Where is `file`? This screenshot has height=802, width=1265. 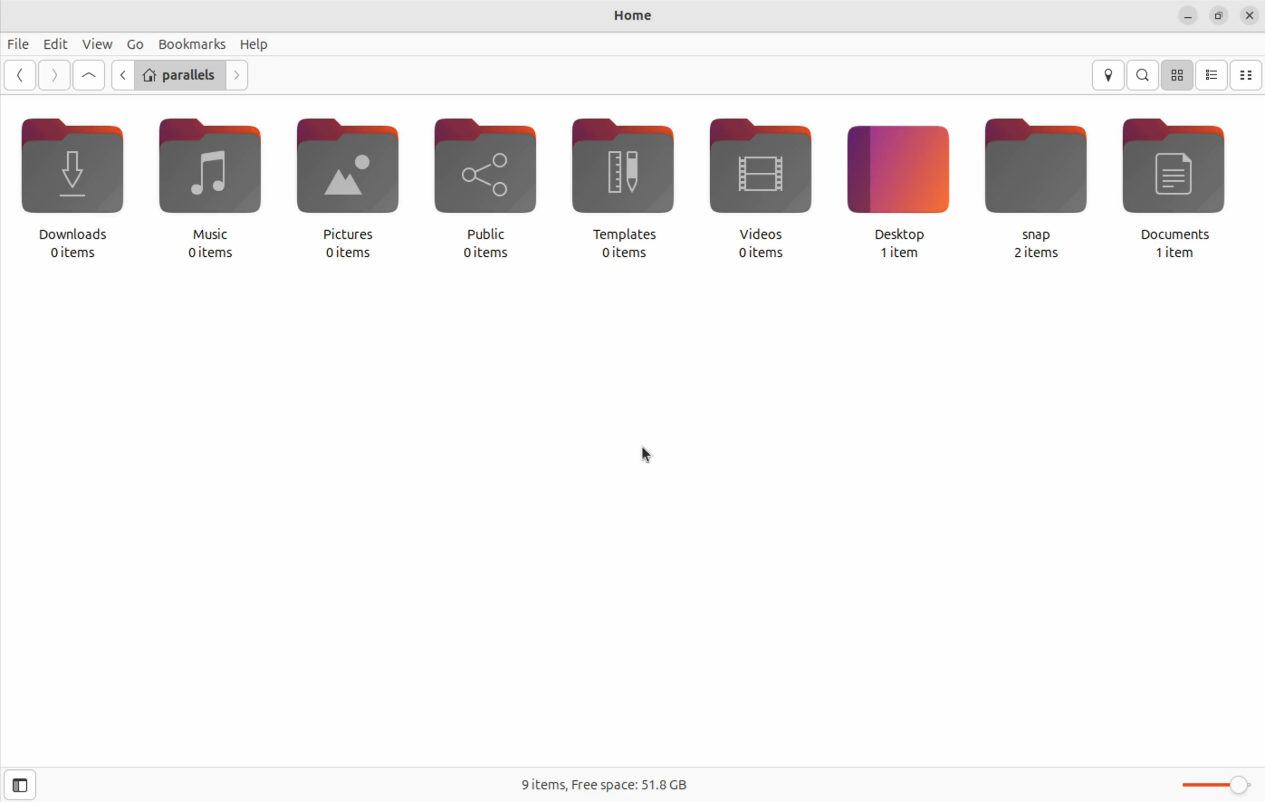 file is located at coordinates (20, 45).